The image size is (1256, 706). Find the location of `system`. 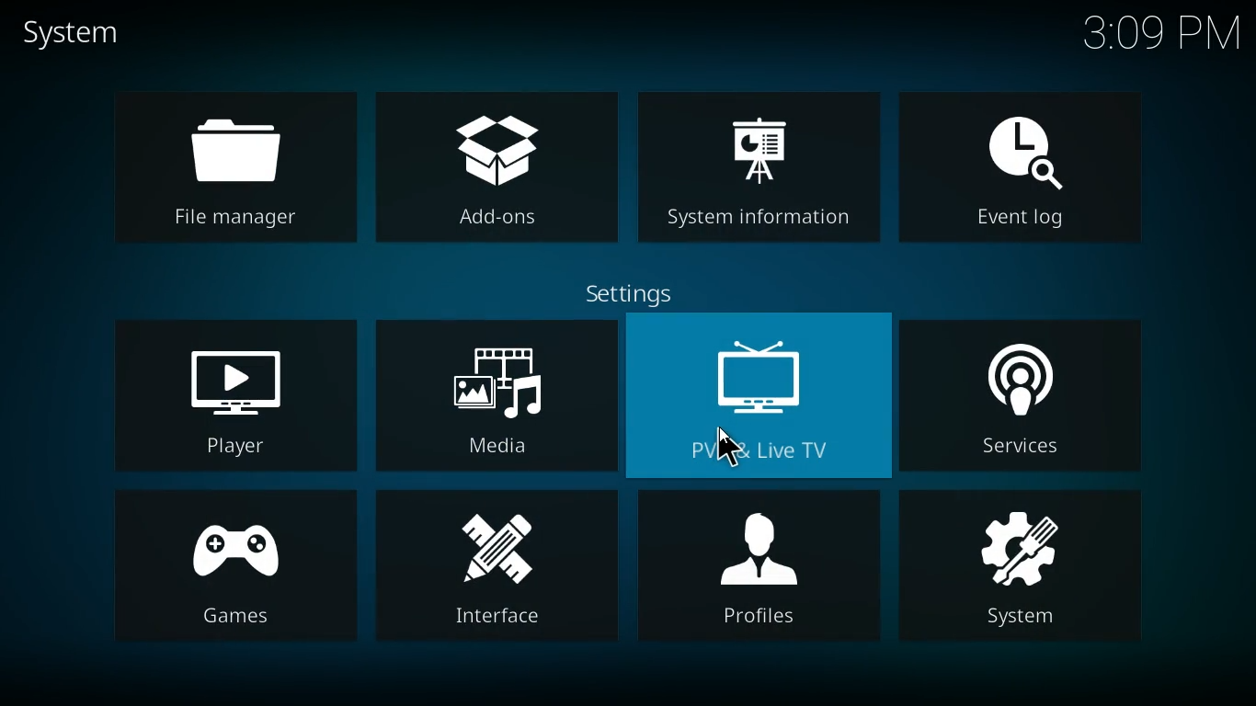

system is located at coordinates (1024, 564).